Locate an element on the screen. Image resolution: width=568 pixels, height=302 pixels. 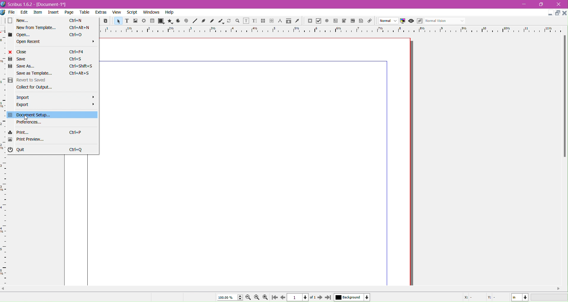
open recent is located at coordinates (56, 41).